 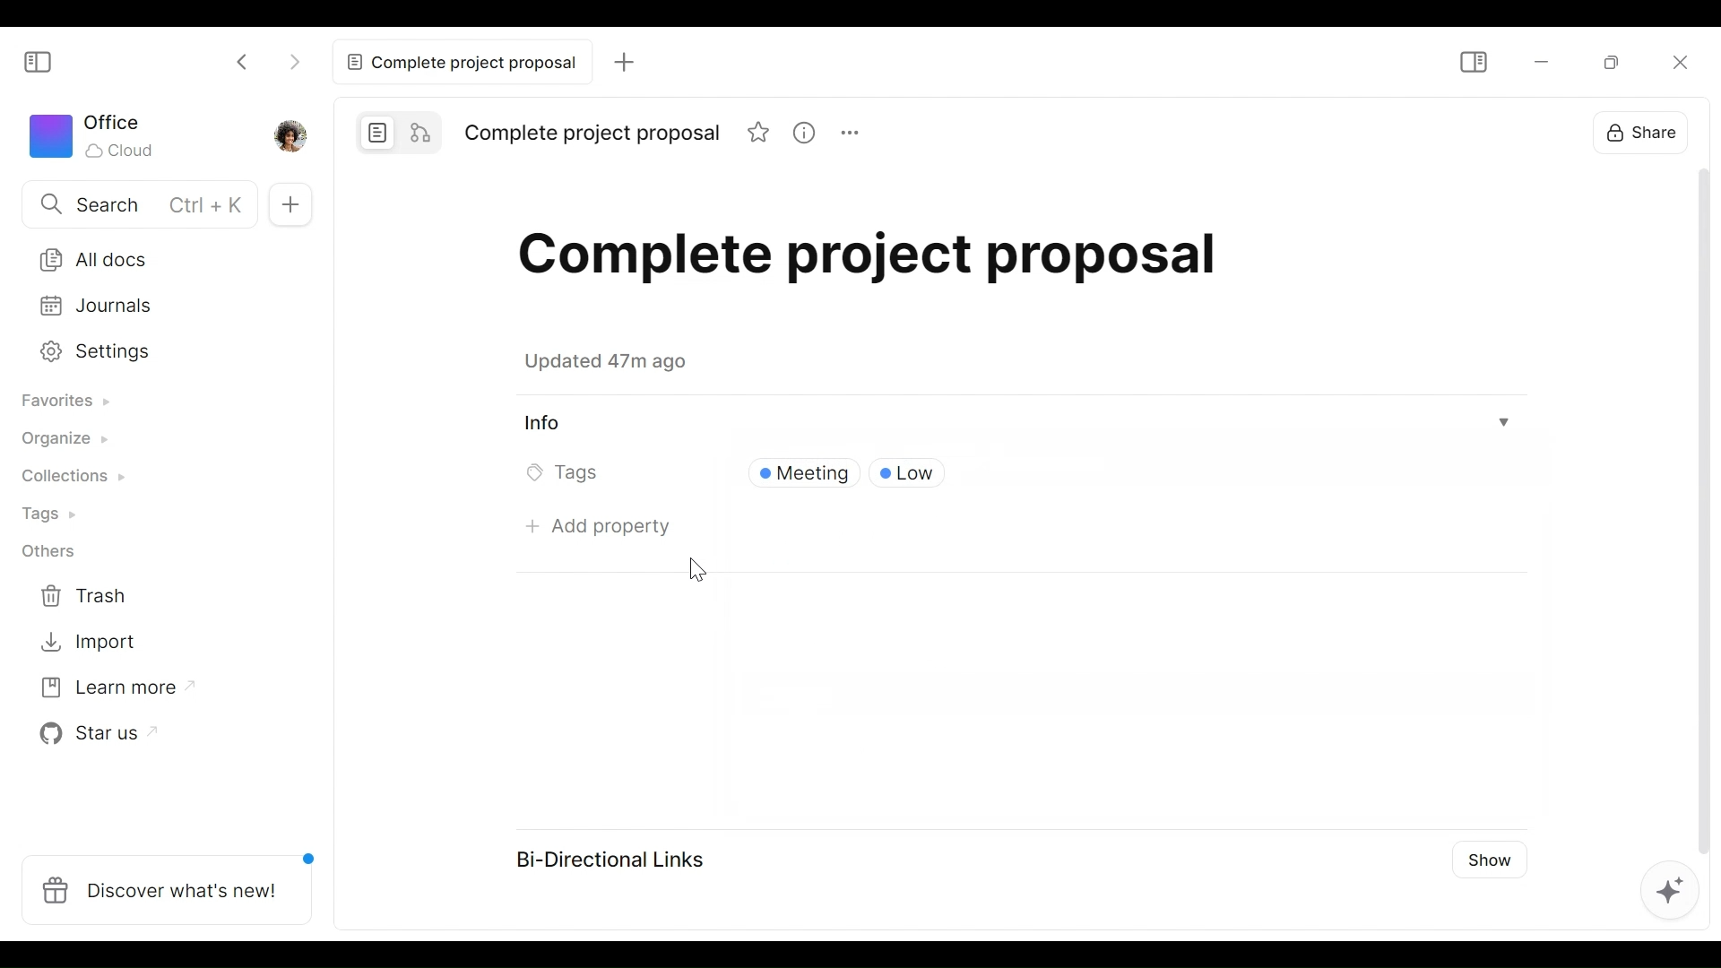 I want to click on minimize, so click(x=1539, y=62).